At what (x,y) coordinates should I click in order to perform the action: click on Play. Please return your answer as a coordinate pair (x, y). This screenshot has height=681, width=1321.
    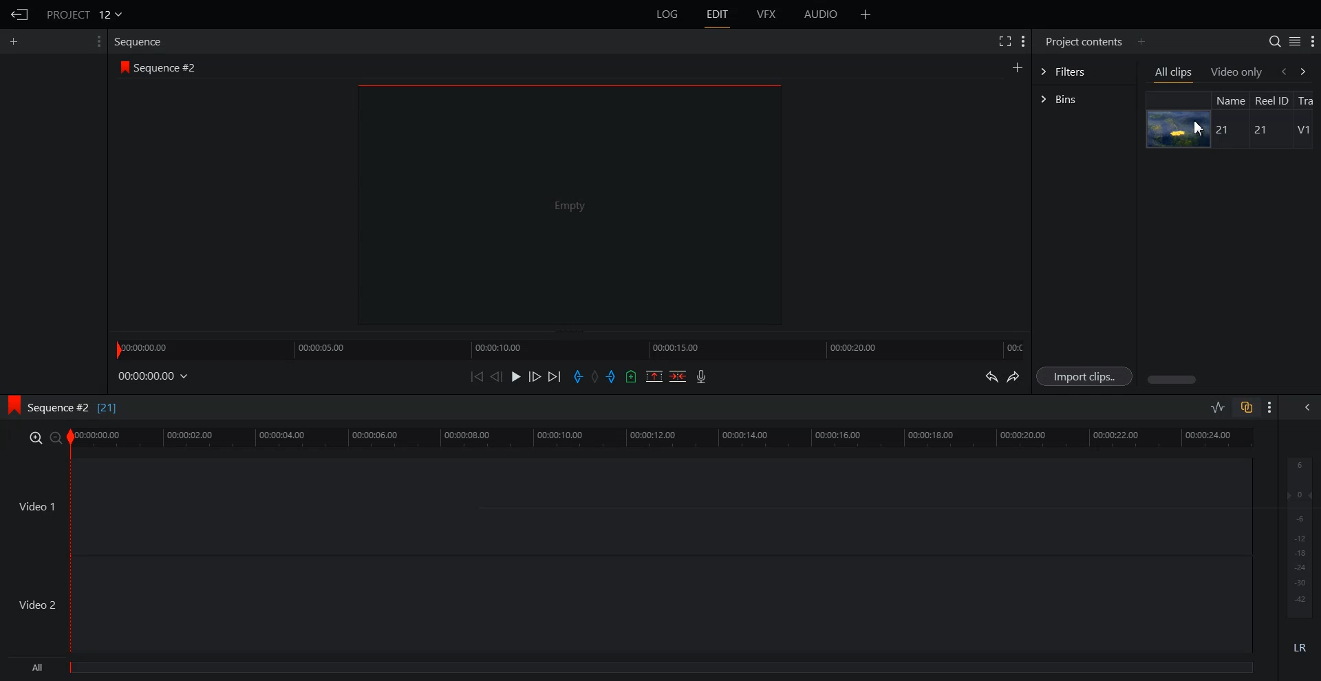
    Looking at the image, I should click on (516, 376).